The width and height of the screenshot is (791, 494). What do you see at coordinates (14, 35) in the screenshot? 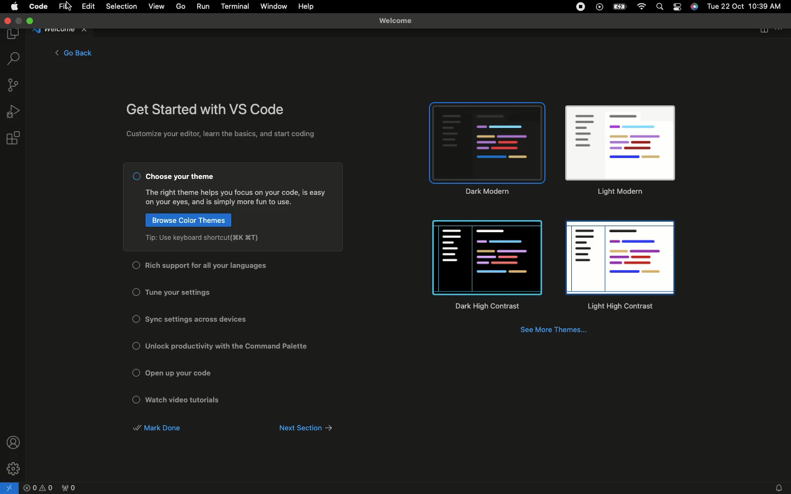
I see `Explorer` at bounding box center [14, 35].